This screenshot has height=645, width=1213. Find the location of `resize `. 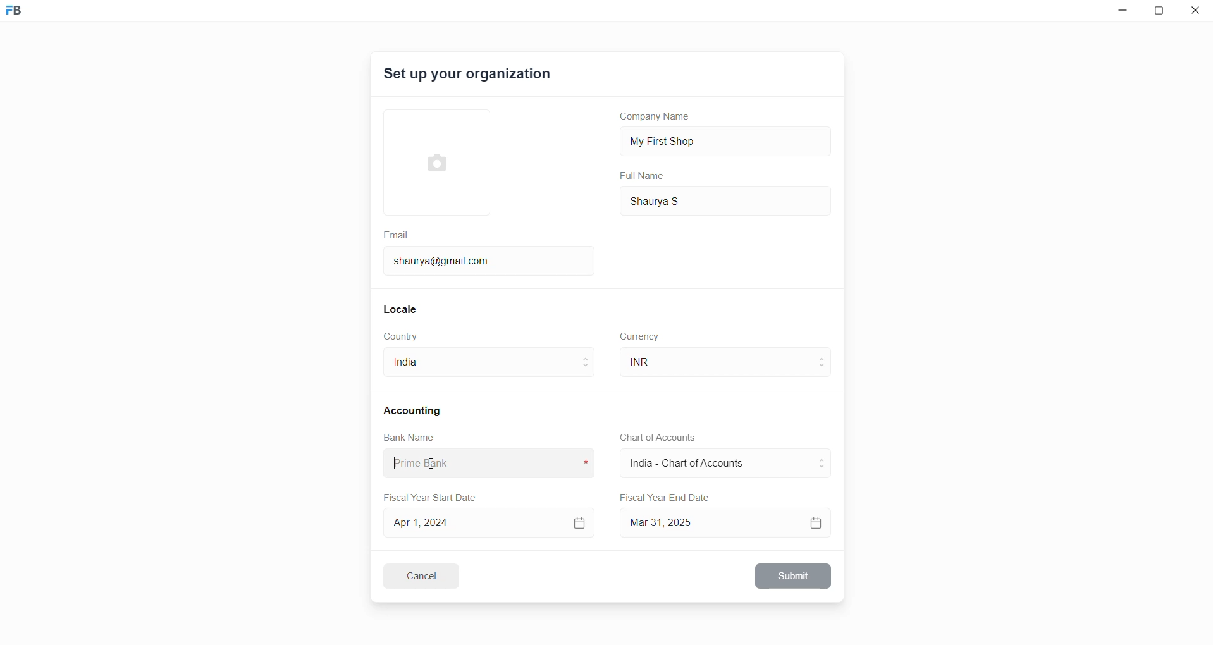

resize  is located at coordinates (1162, 13).